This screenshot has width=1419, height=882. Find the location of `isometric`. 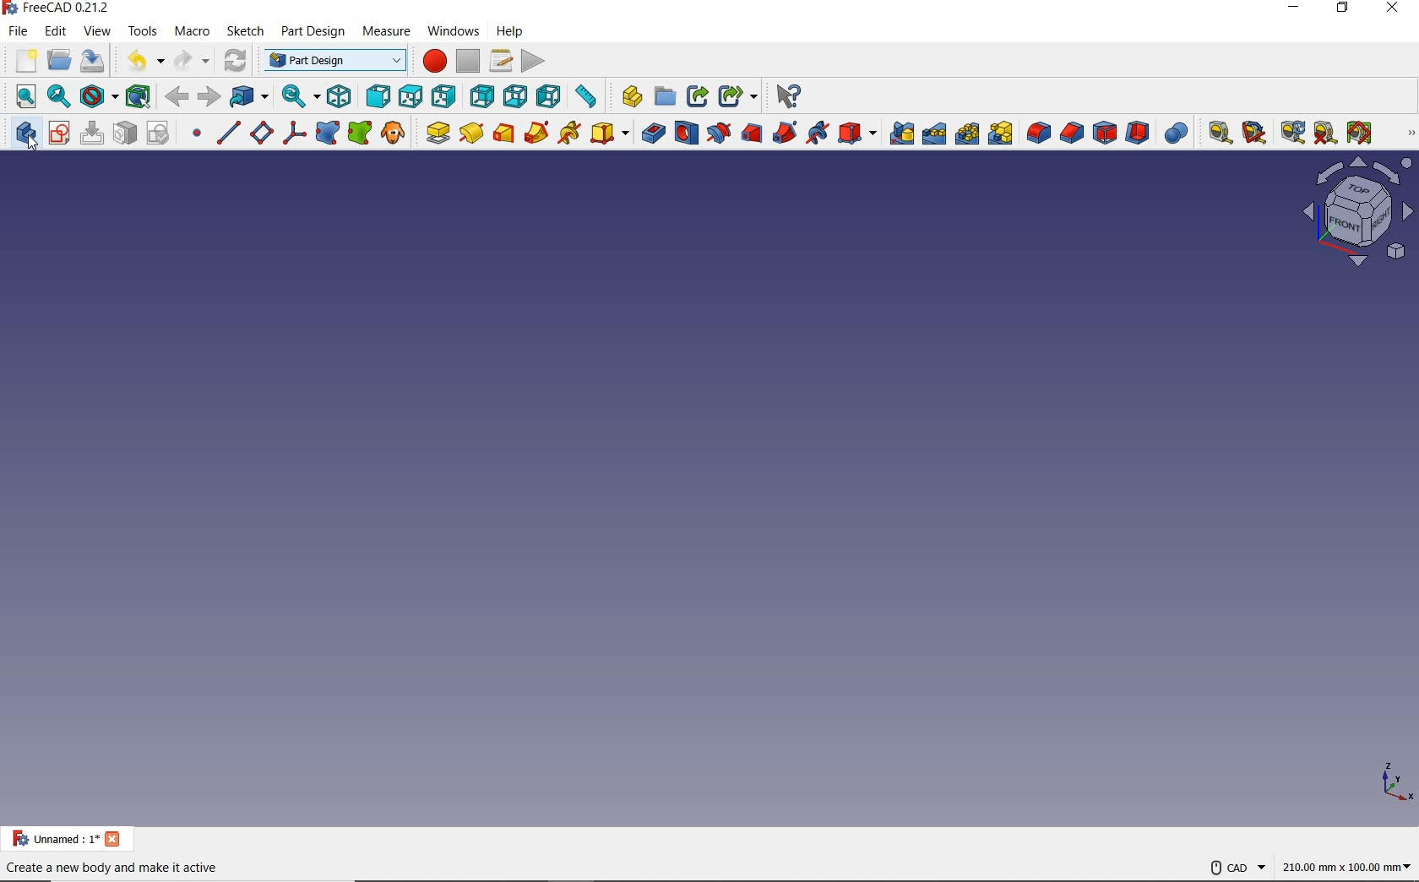

isometric is located at coordinates (340, 97).